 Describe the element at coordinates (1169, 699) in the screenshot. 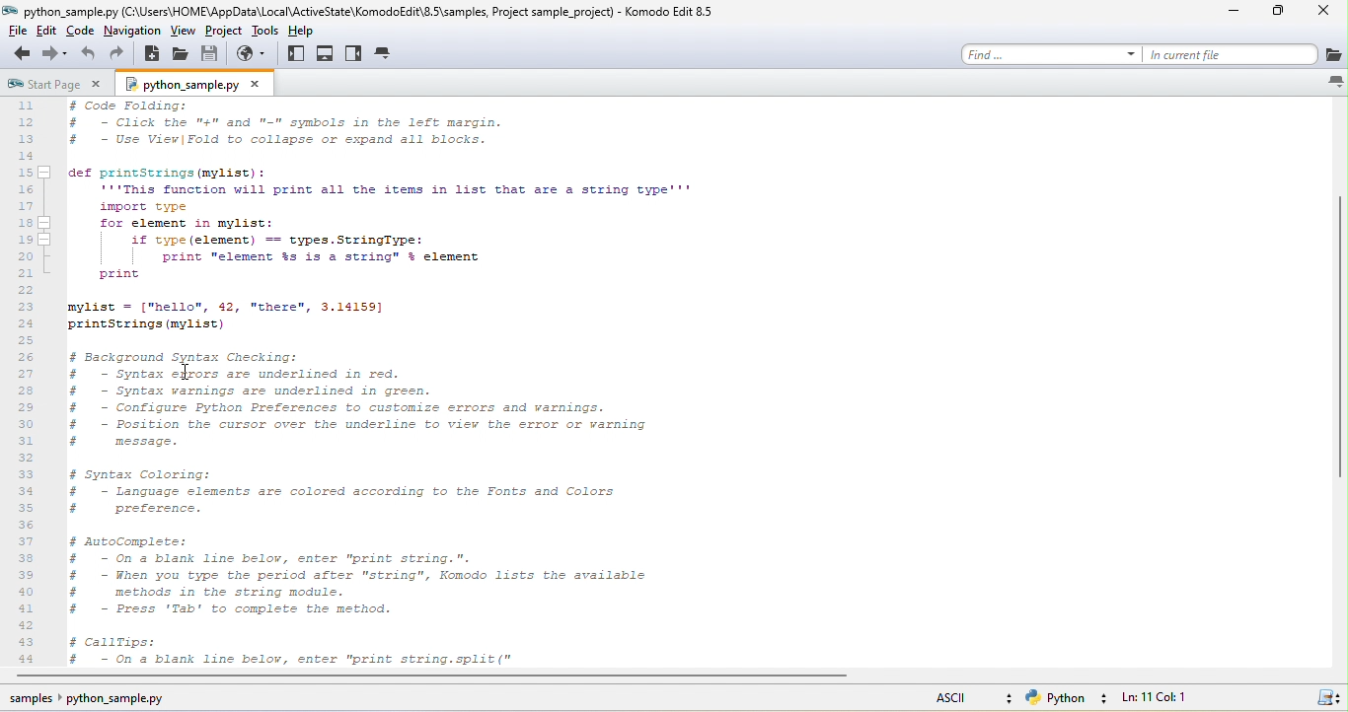

I see `ln3, col 1` at that location.